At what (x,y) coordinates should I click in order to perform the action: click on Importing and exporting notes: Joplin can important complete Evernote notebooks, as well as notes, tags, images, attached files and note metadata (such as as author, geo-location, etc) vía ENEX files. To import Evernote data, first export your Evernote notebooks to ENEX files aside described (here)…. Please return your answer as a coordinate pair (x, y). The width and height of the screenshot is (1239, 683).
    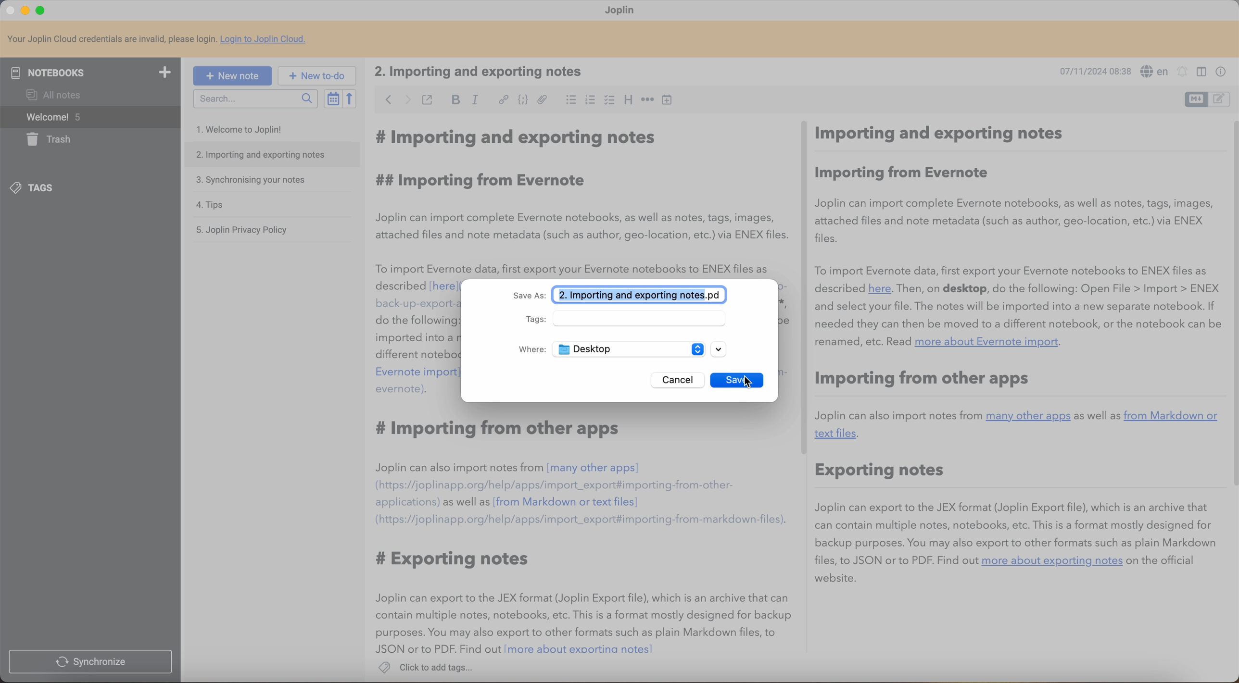
    Looking at the image, I should click on (1016, 353).